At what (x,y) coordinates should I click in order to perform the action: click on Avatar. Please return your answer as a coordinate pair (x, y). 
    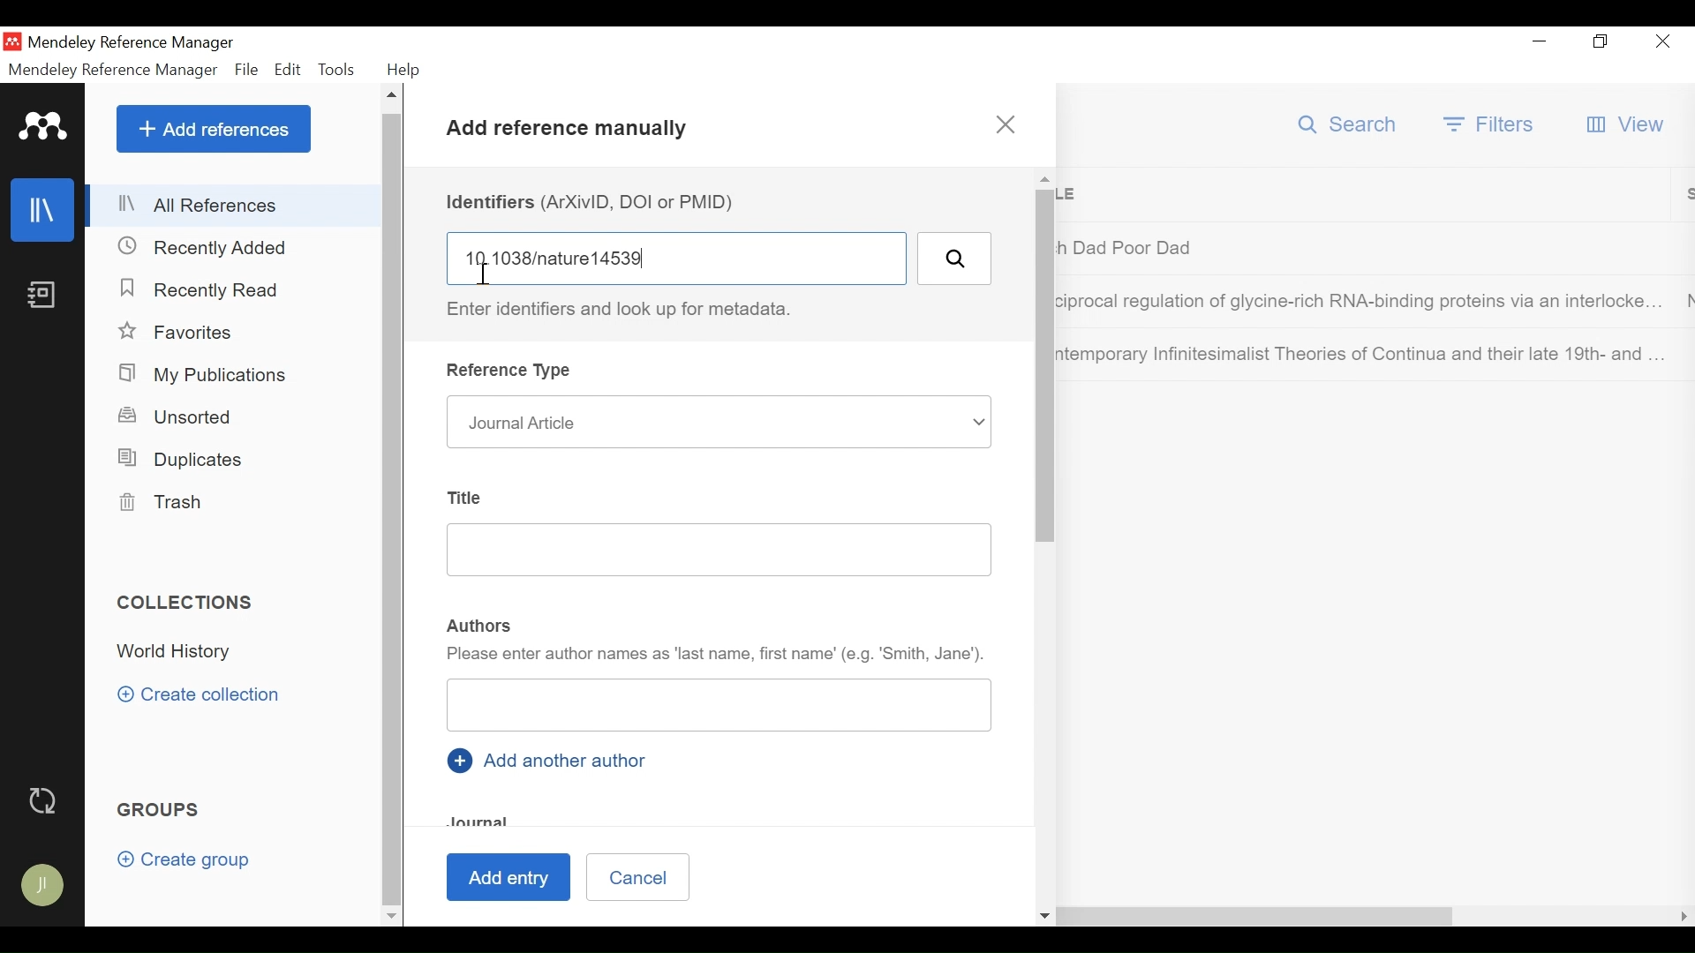
    Looking at the image, I should click on (41, 885).